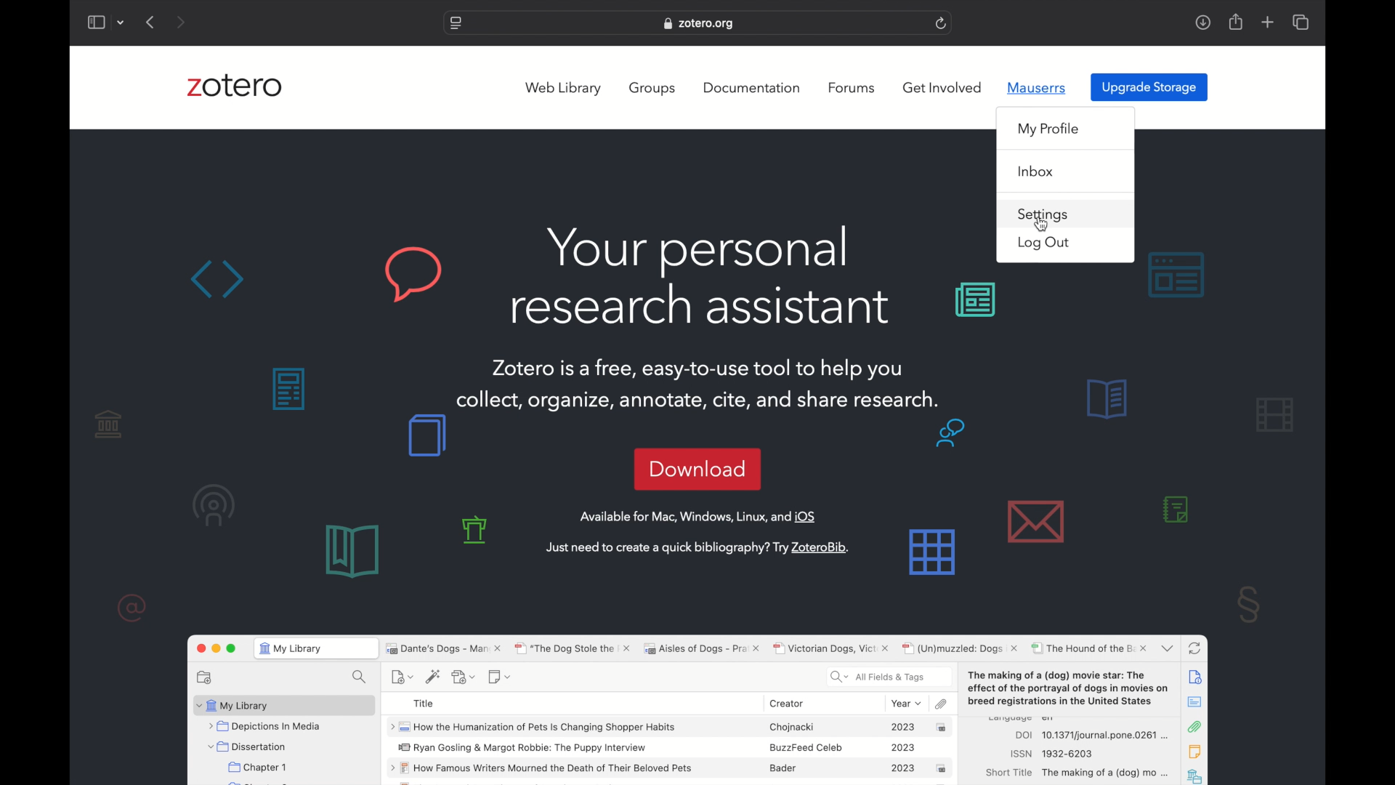 The height and width of the screenshot is (785, 1395). What do you see at coordinates (455, 23) in the screenshot?
I see `website settings` at bounding box center [455, 23].